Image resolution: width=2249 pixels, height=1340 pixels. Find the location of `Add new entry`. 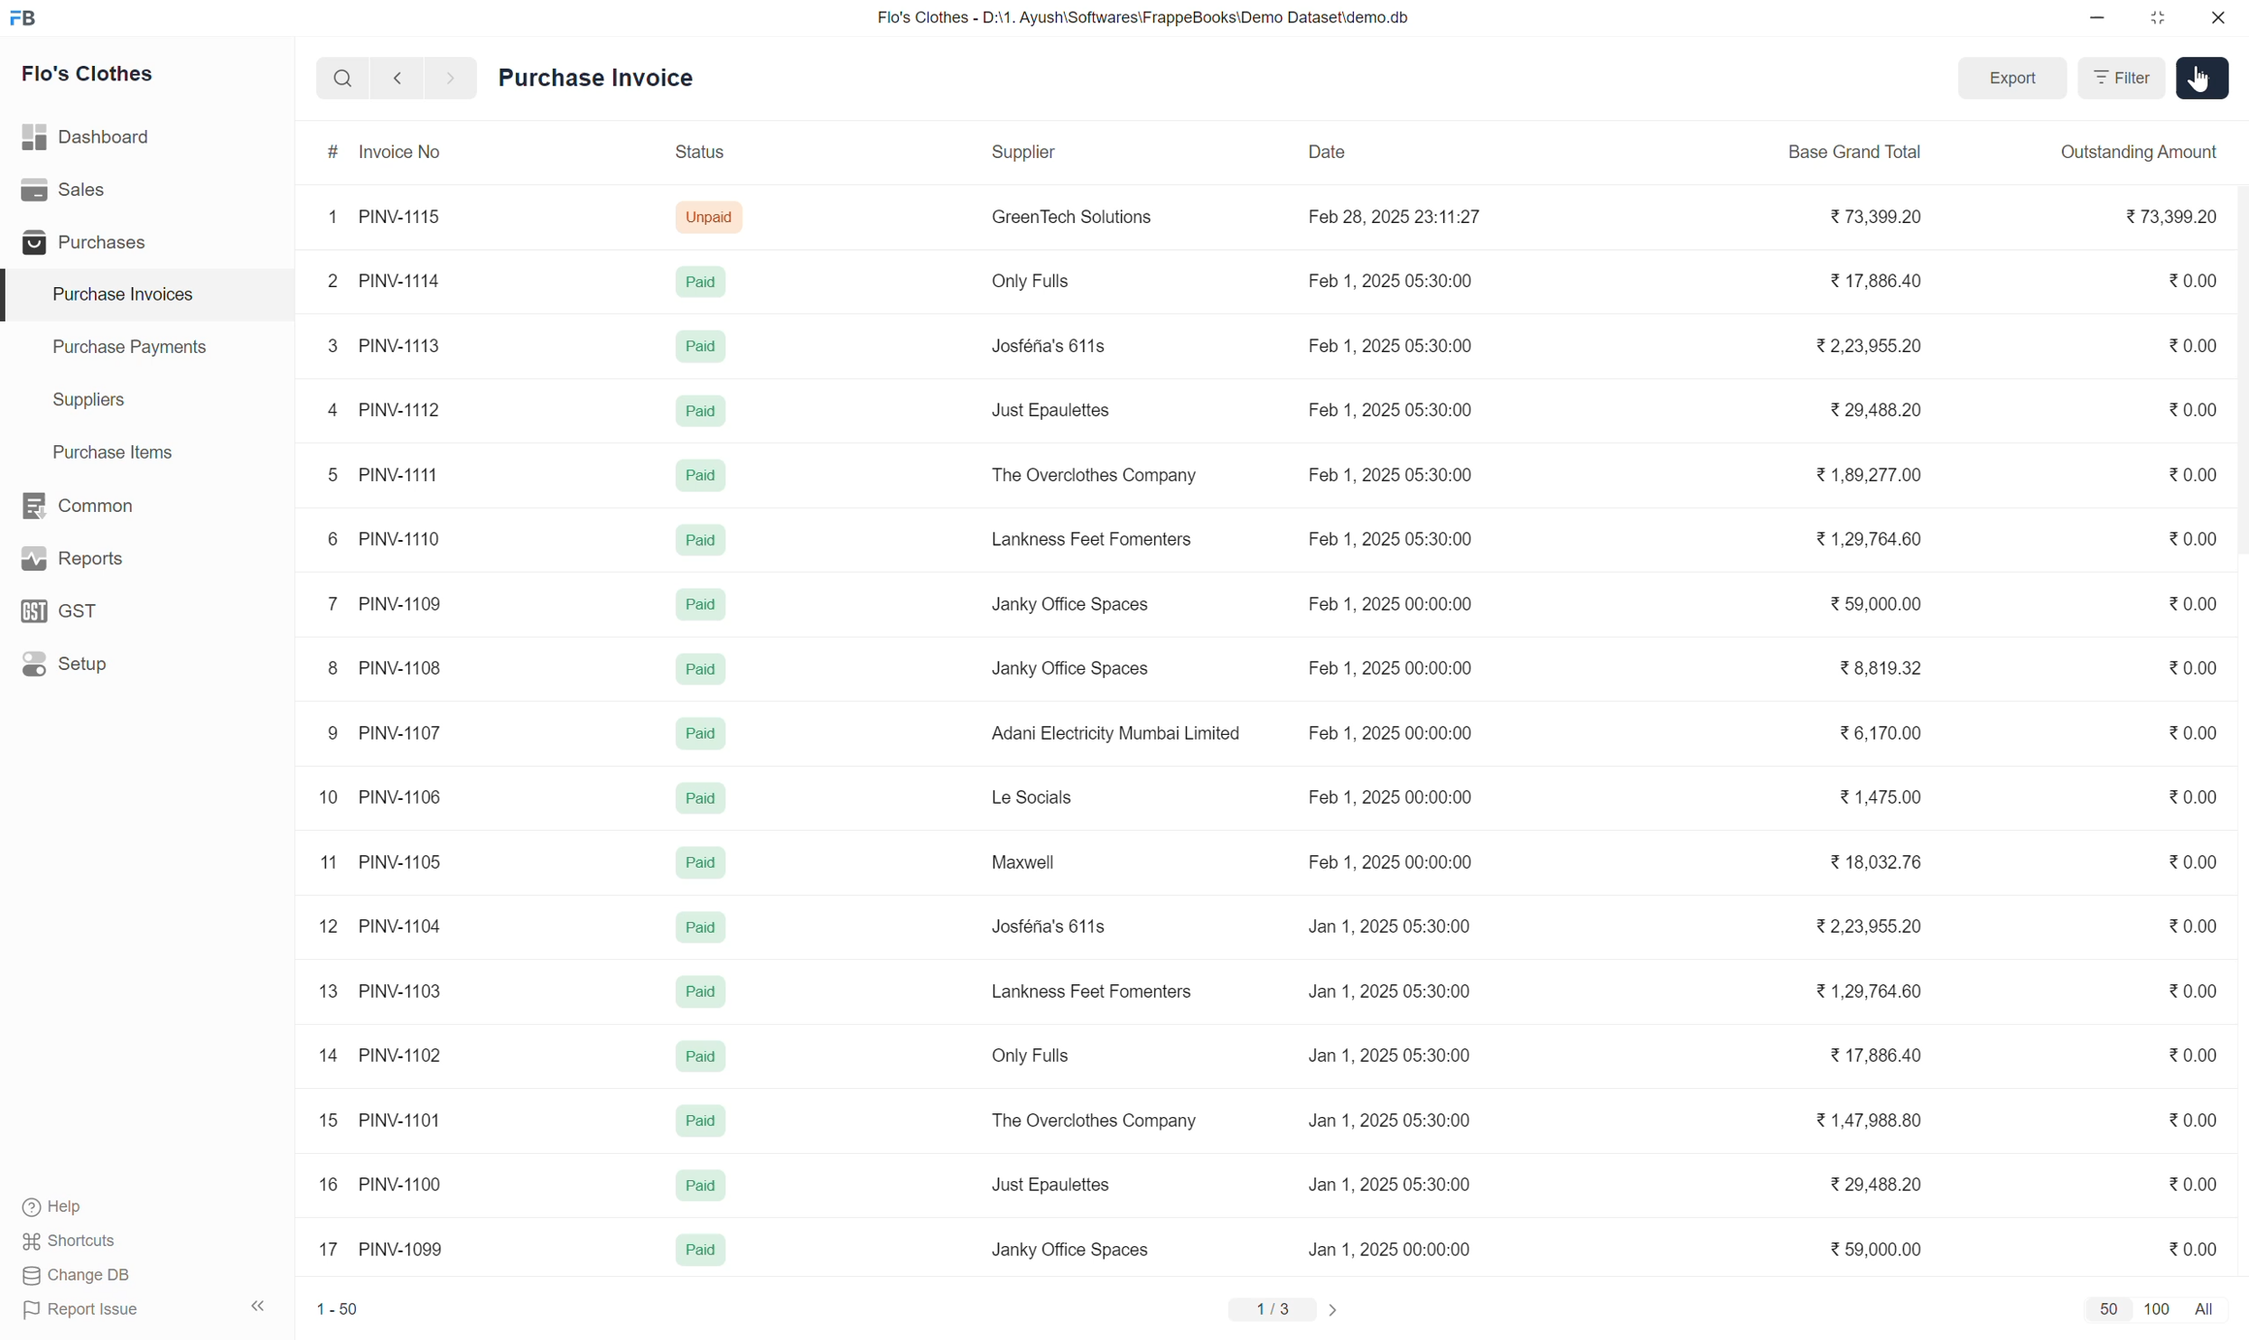

Add new entry is located at coordinates (2200, 78).